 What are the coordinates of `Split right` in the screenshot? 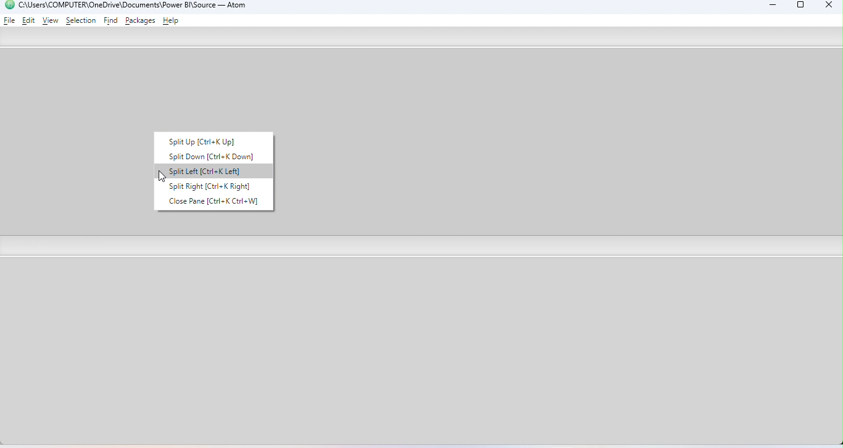 It's located at (210, 185).